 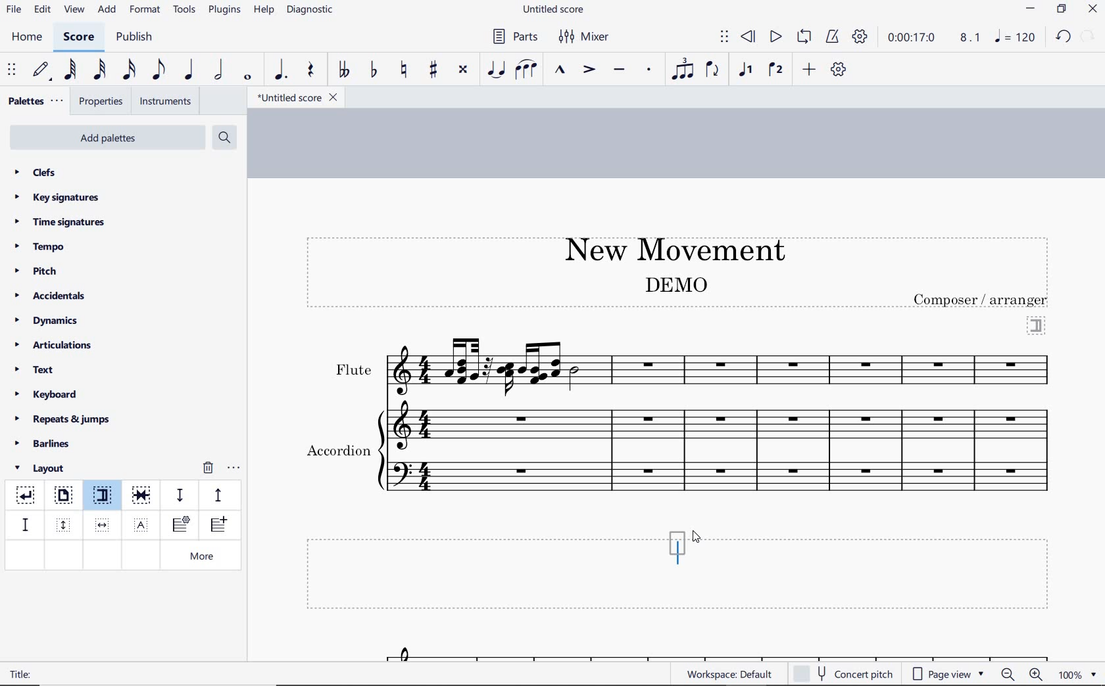 What do you see at coordinates (133, 38) in the screenshot?
I see `publish` at bounding box center [133, 38].